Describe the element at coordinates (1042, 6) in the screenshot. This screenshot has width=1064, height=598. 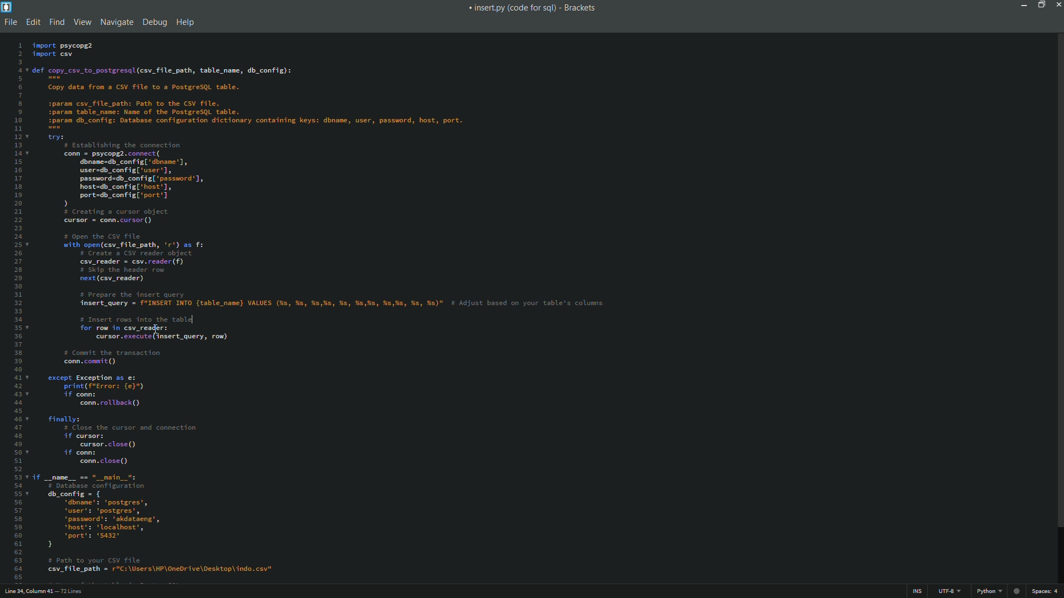
I see `maximize` at that location.